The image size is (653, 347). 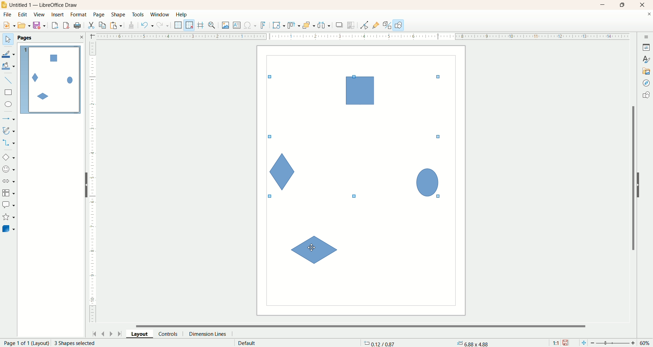 I want to click on gallery, so click(x=647, y=70).